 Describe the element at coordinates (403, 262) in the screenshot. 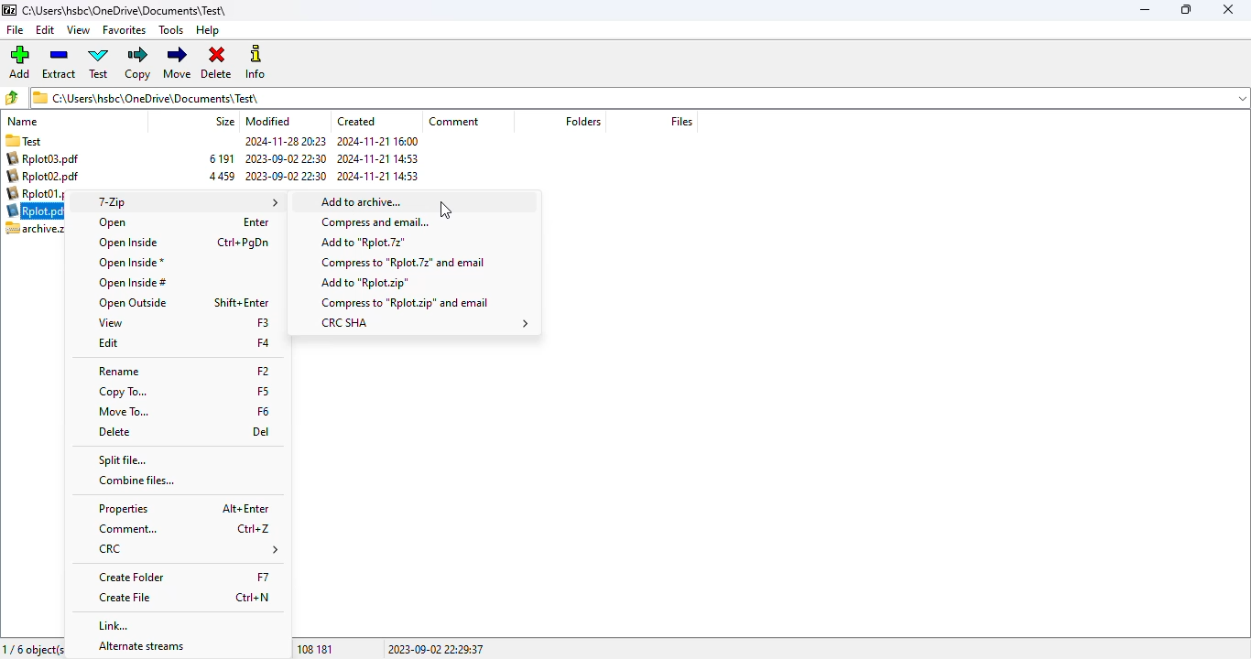

I see `compress to .7z file and email` at that location.